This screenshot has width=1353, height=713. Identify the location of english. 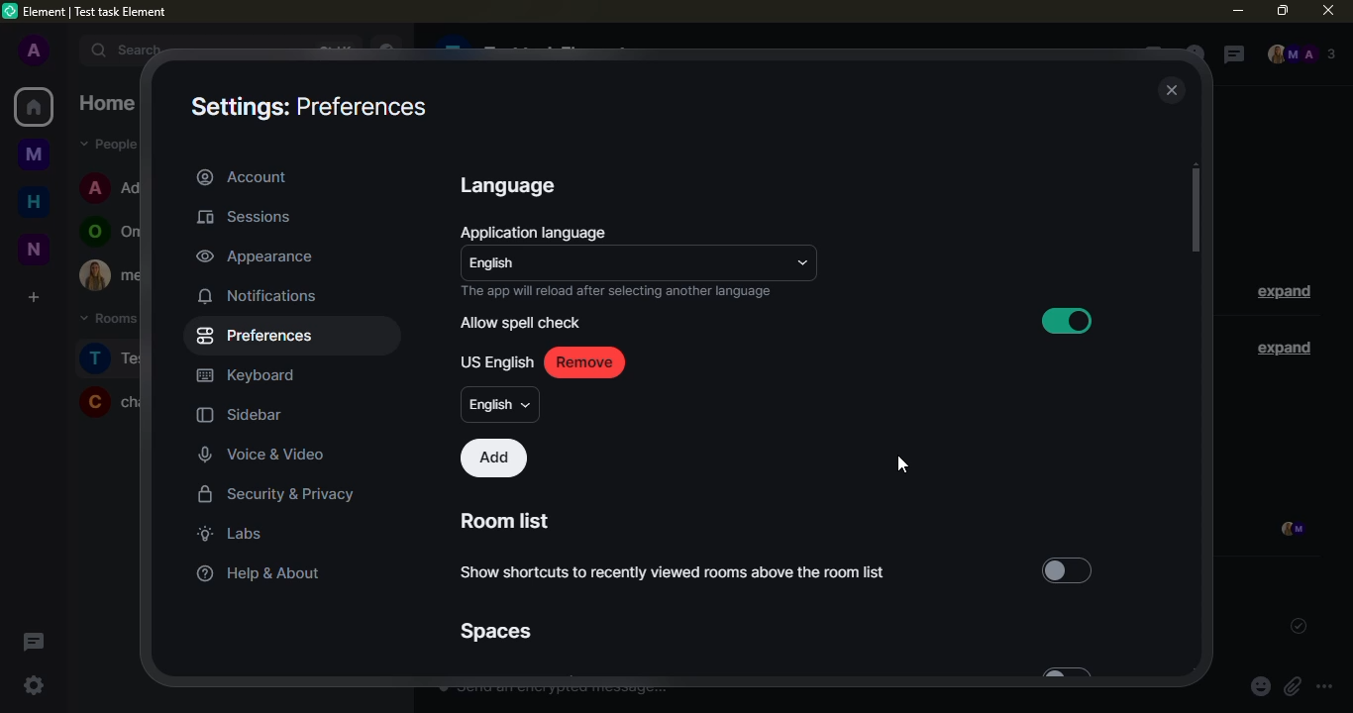
(498, 264).